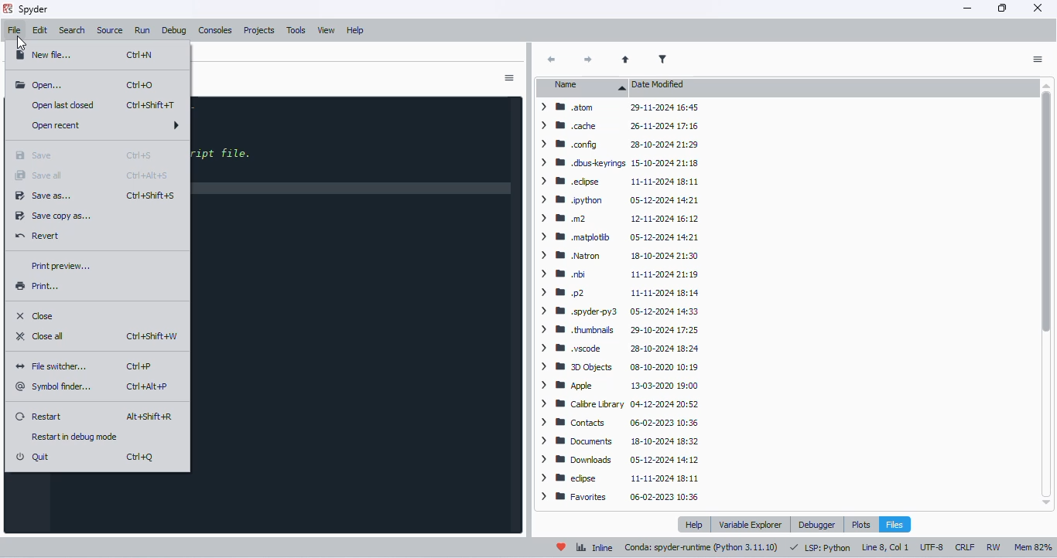 The image size is (1057, 558). I want to click on > BB edpse 11-11-2024 18:11., so click(620, 479).